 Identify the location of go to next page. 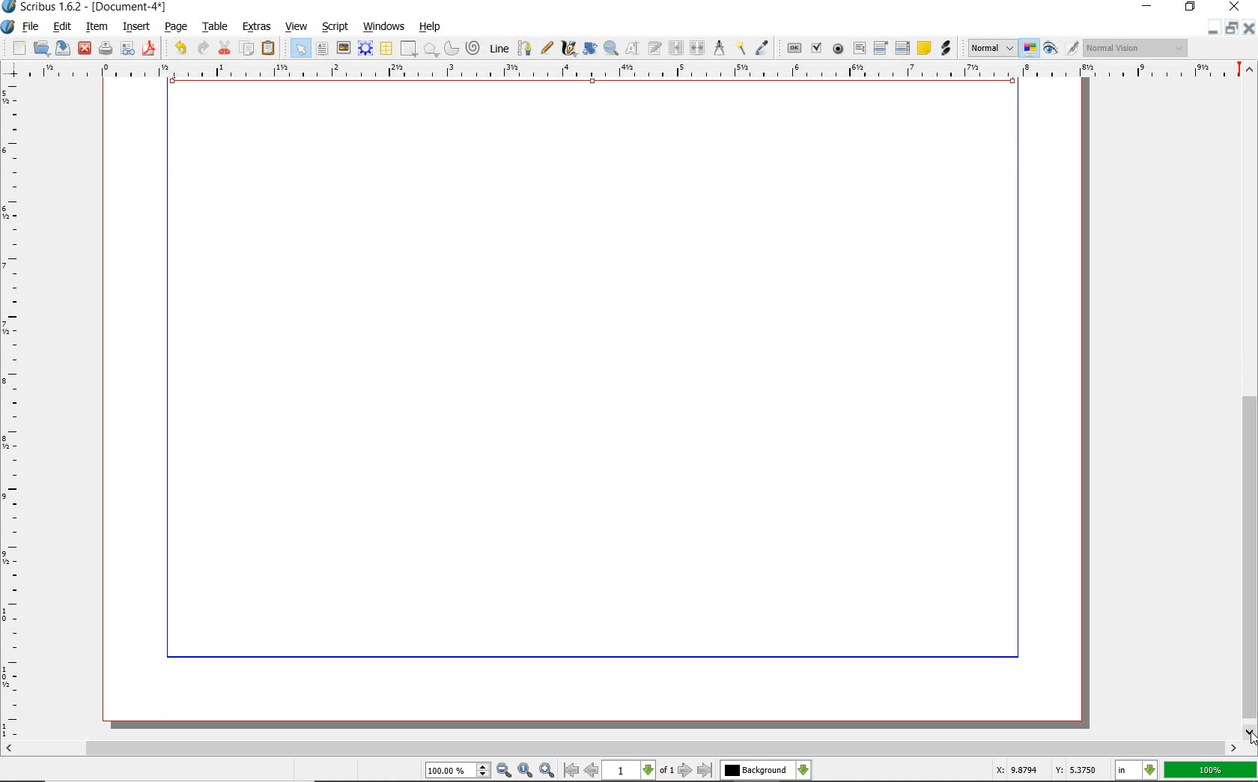
(686, 770).